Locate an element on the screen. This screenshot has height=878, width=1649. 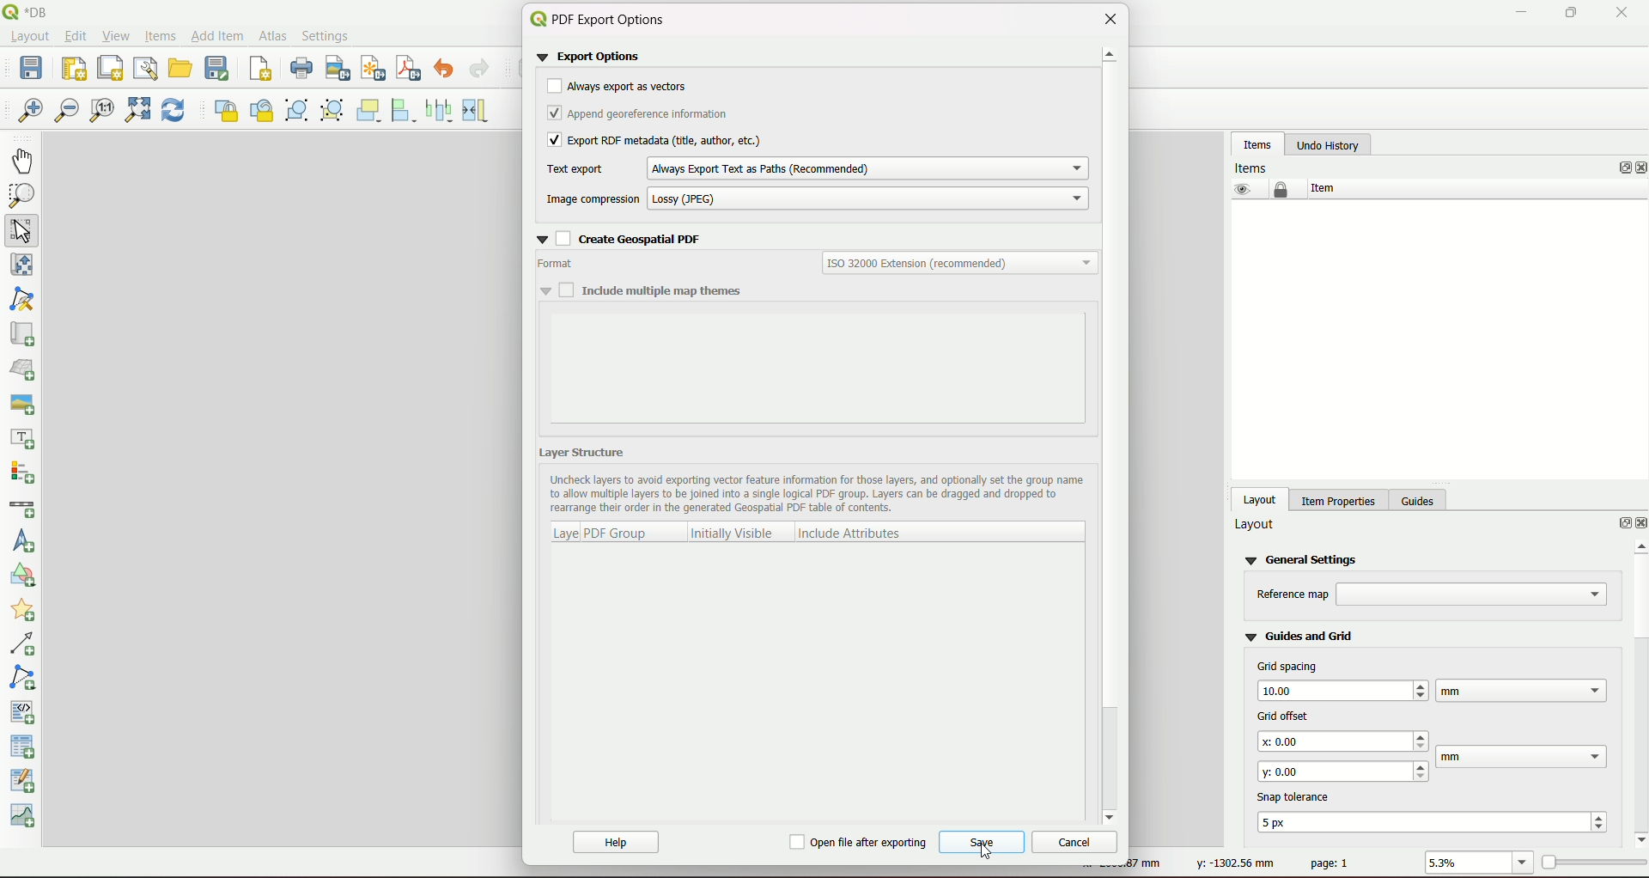
layout manager is located at coordinates (145, 68).